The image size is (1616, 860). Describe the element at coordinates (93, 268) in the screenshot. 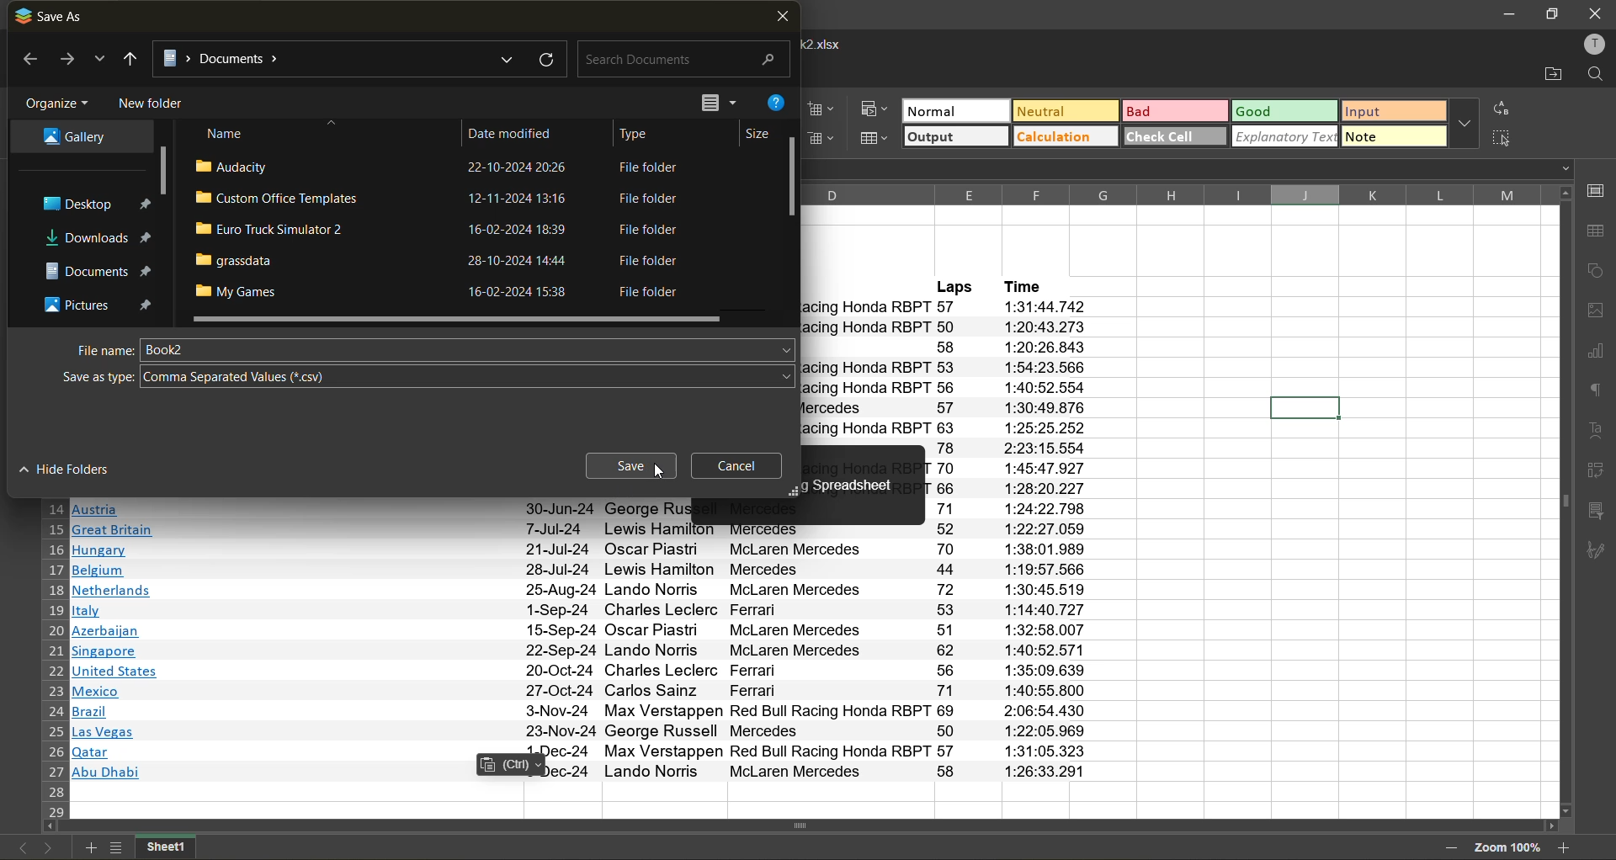

I see `folder` at that location.